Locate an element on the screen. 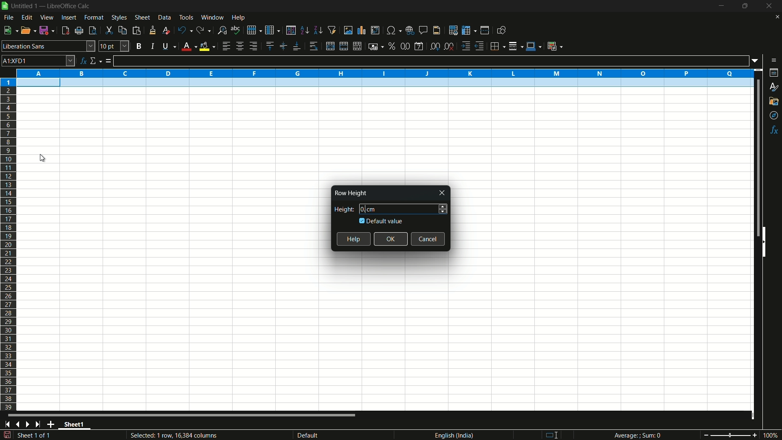 This screenshot has height=440, width=782. undo is located at coordinates (183, 30).